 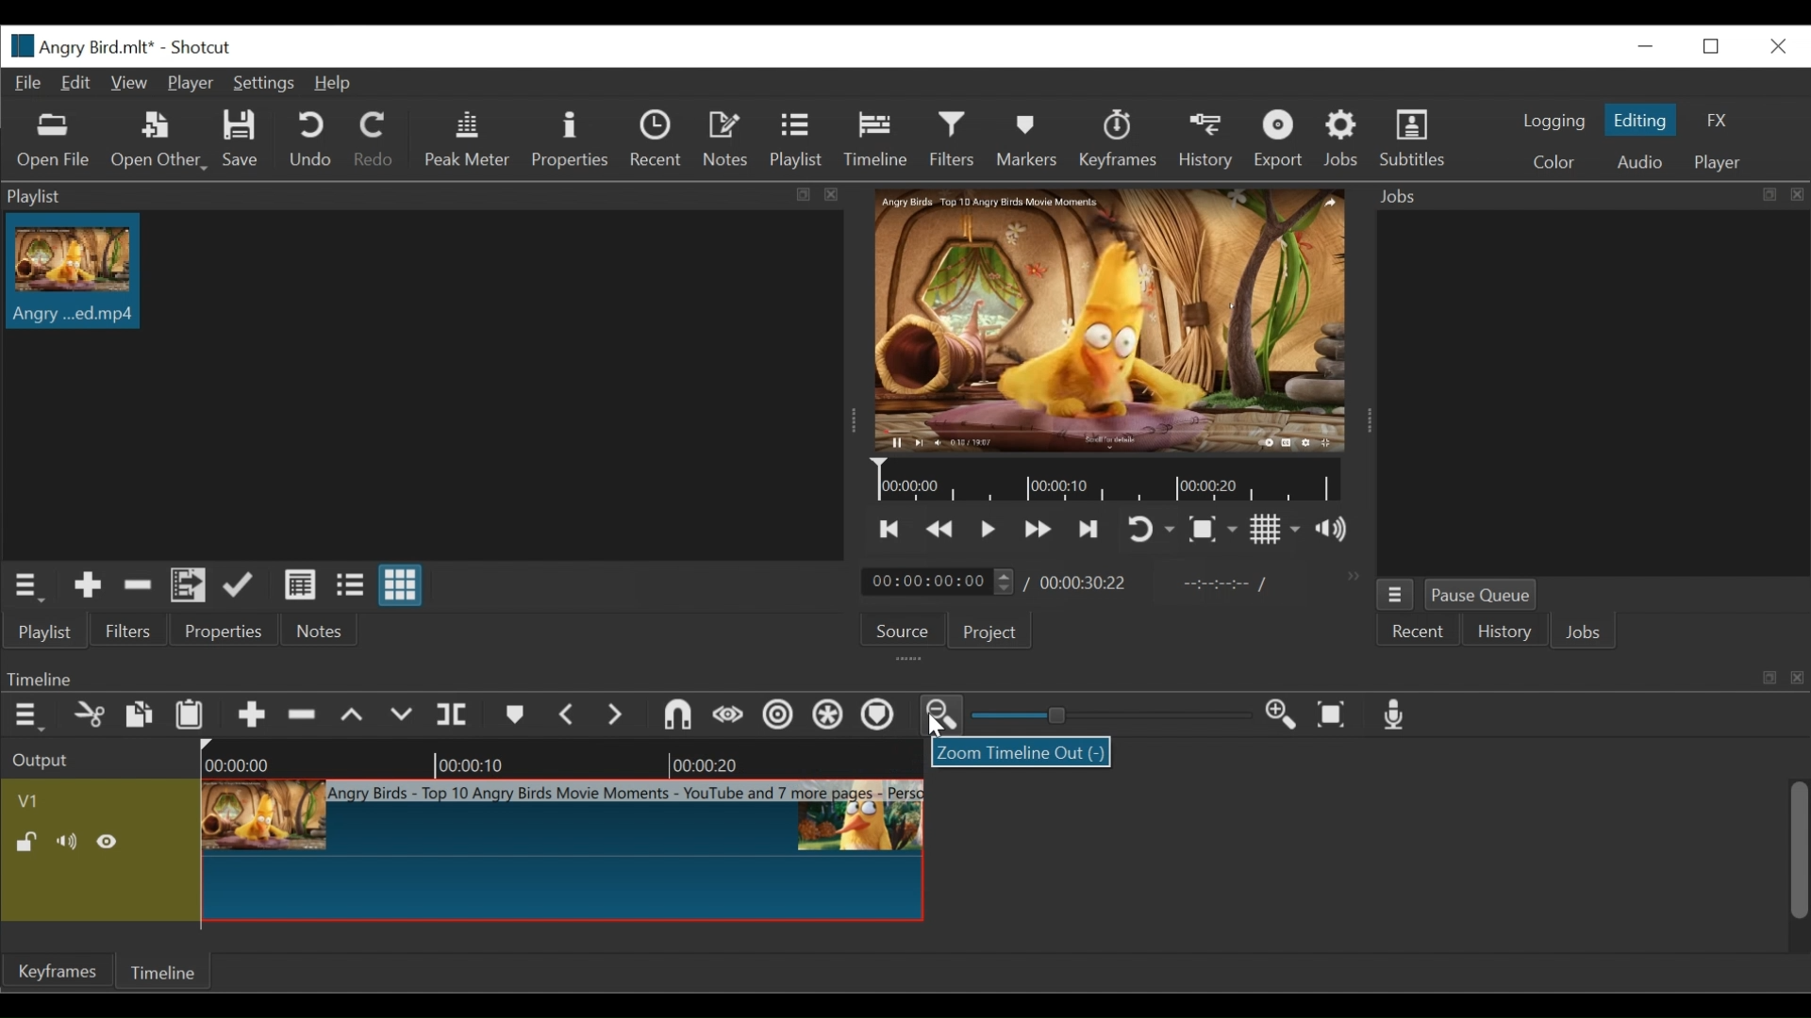 I want to click on Copy, so click(x=139, y=714).